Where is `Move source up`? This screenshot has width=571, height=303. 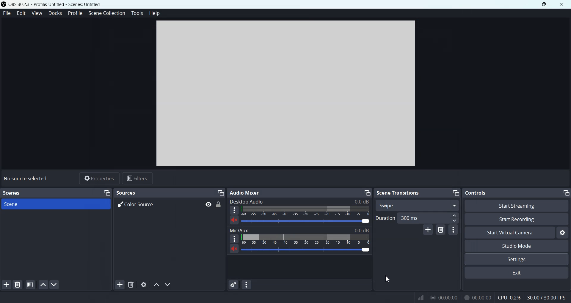 Move source up is located at coordinates (156, 285).